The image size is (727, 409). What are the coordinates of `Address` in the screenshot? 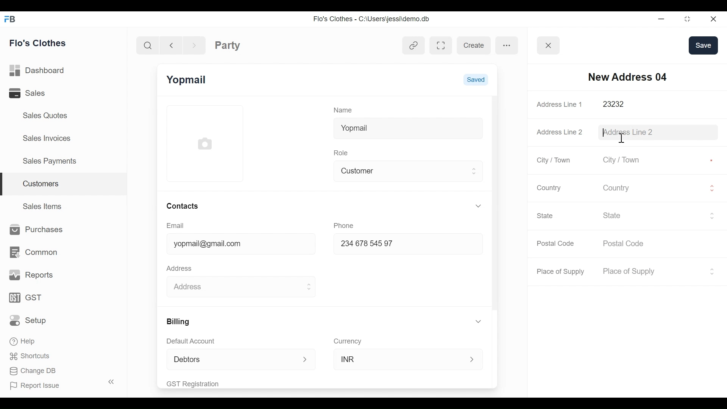 It's located at (232, 285).